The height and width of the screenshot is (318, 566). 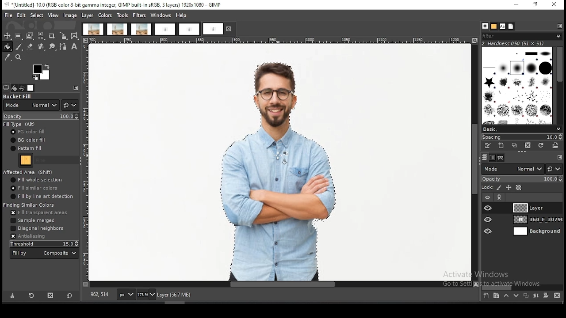 What do you see at coordinates (165, 30) in the screenshot?
I see `project tab` at bounding box center [165, 30].